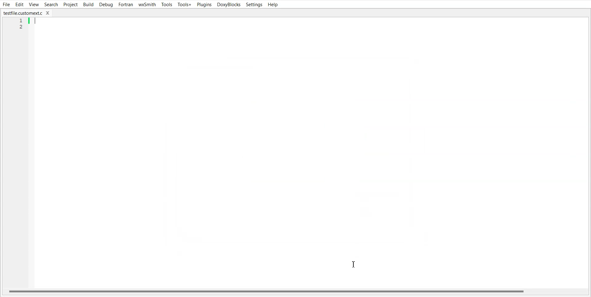  Describe the element at coordinates (26, 13) in the screenshot. I see `Folder` at that location.